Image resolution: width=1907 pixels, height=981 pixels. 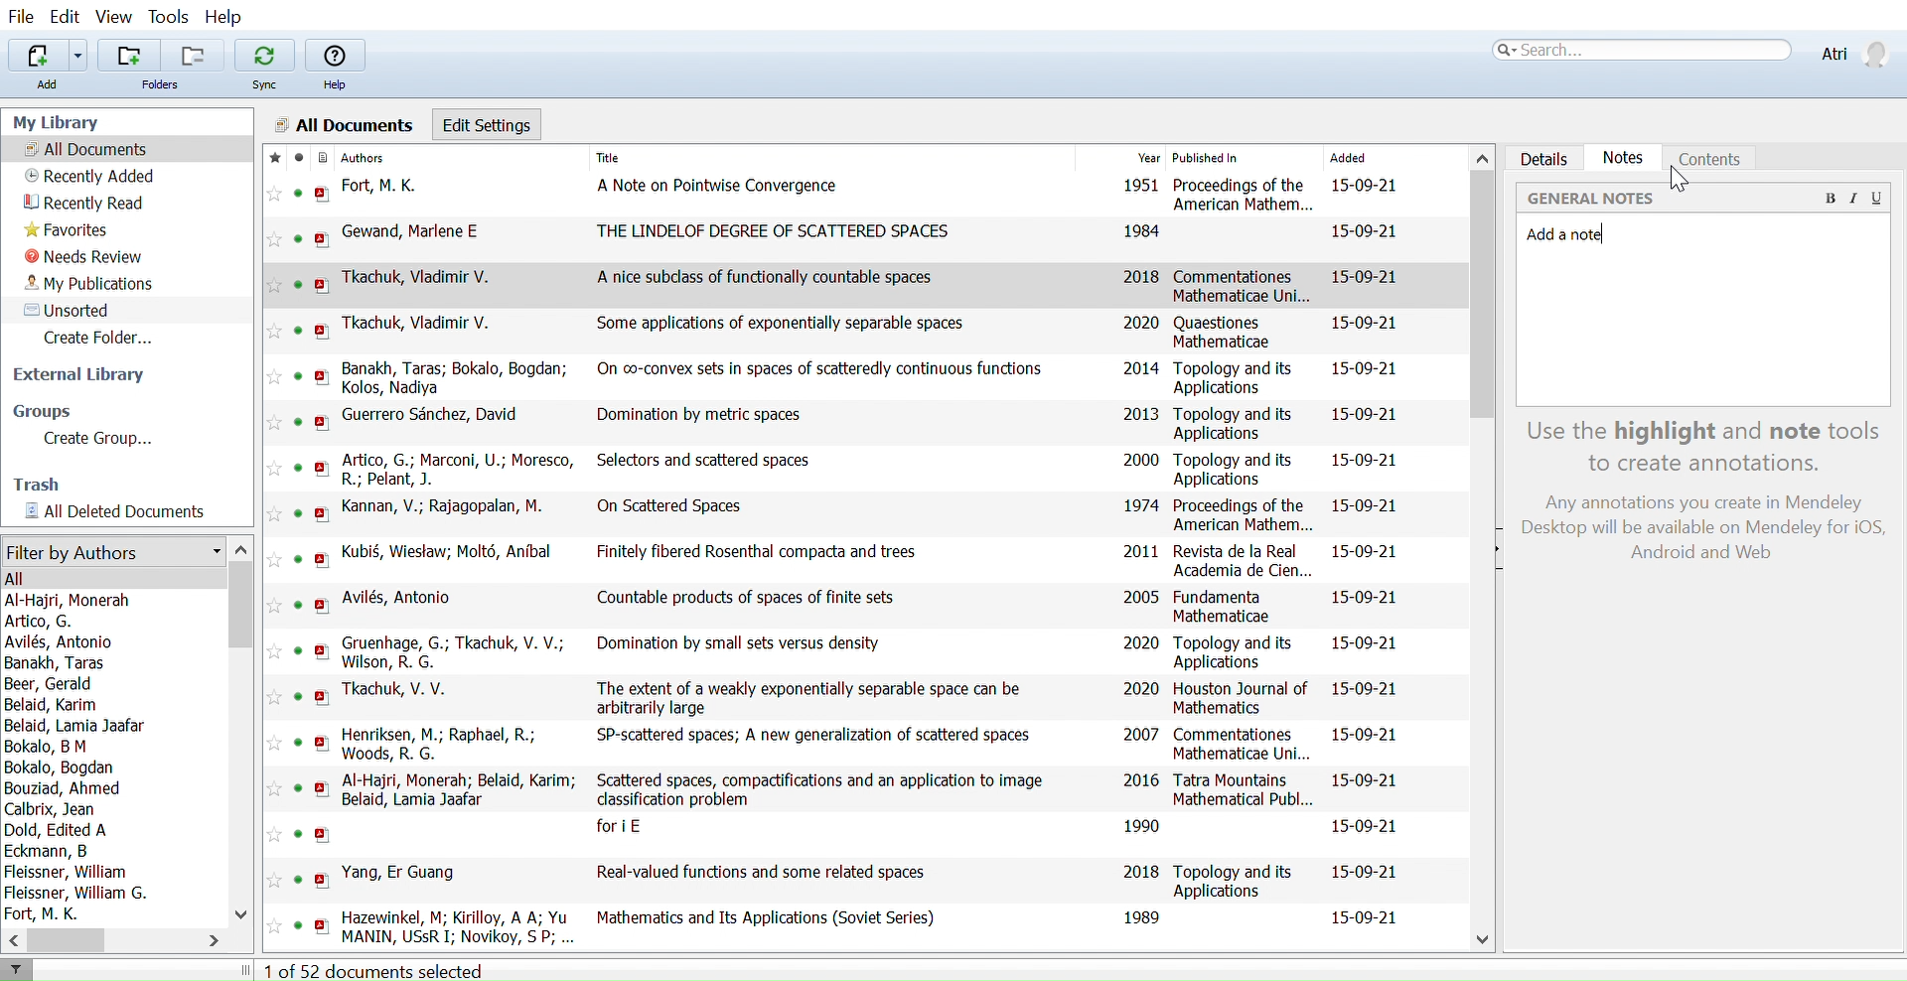 I want to click on open PDF, so click(x=321, y=331).